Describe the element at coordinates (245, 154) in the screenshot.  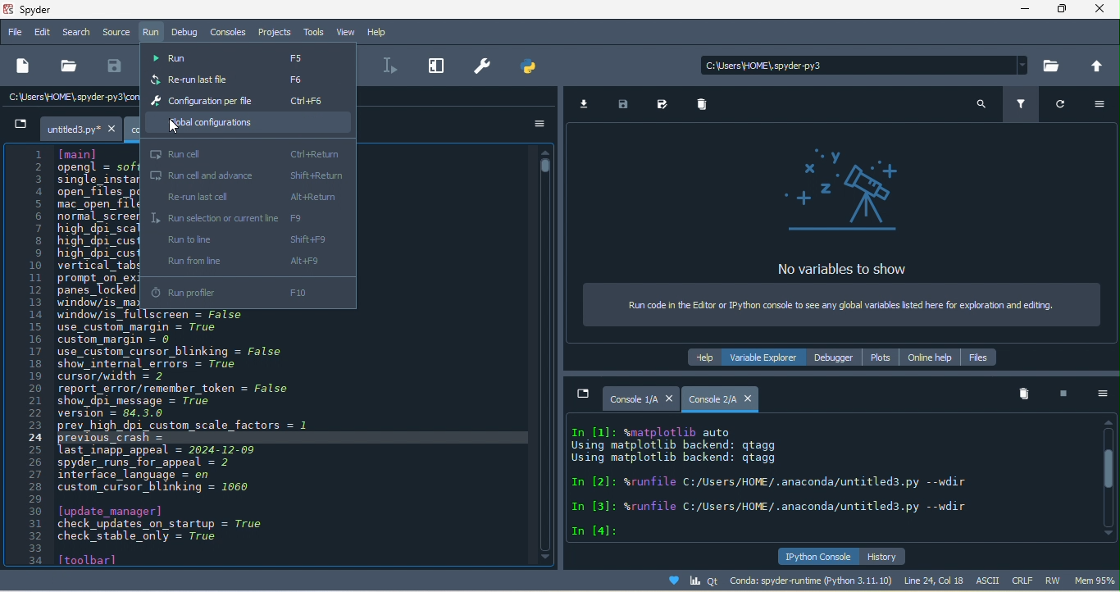
I see `run cell` at that location.